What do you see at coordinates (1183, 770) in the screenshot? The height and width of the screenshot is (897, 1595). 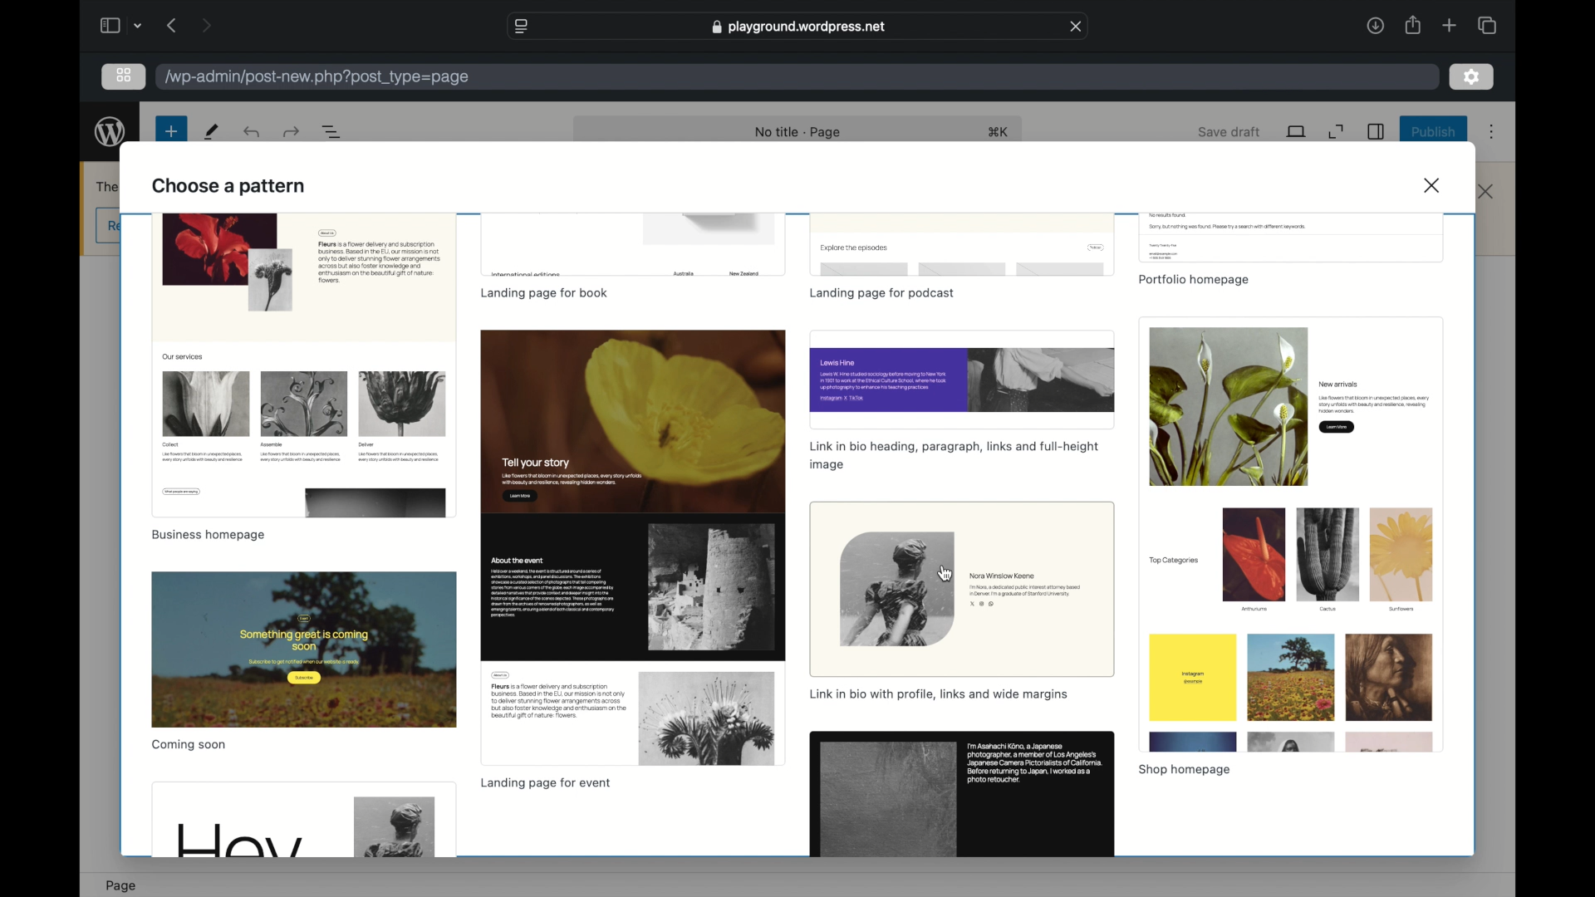 I see `shop homepage` at bounding box center [1183, 770].